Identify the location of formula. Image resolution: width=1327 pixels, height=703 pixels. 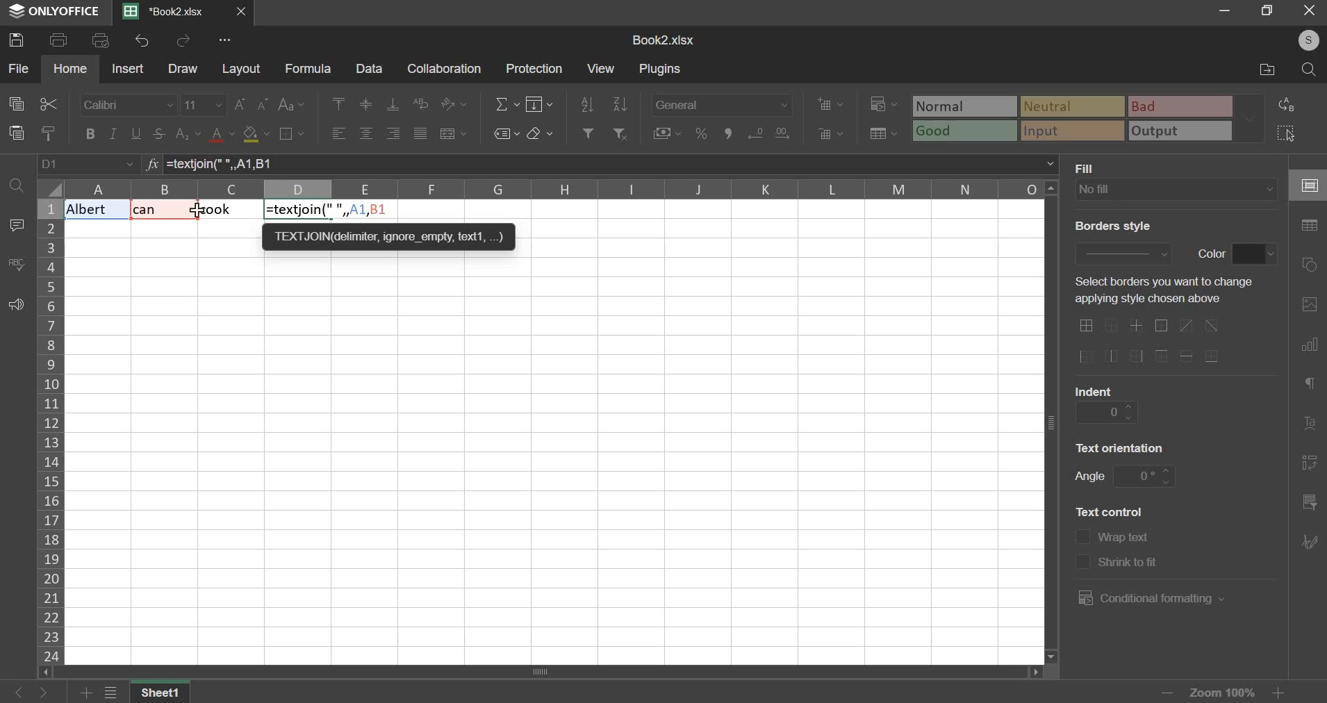
(308, 69).